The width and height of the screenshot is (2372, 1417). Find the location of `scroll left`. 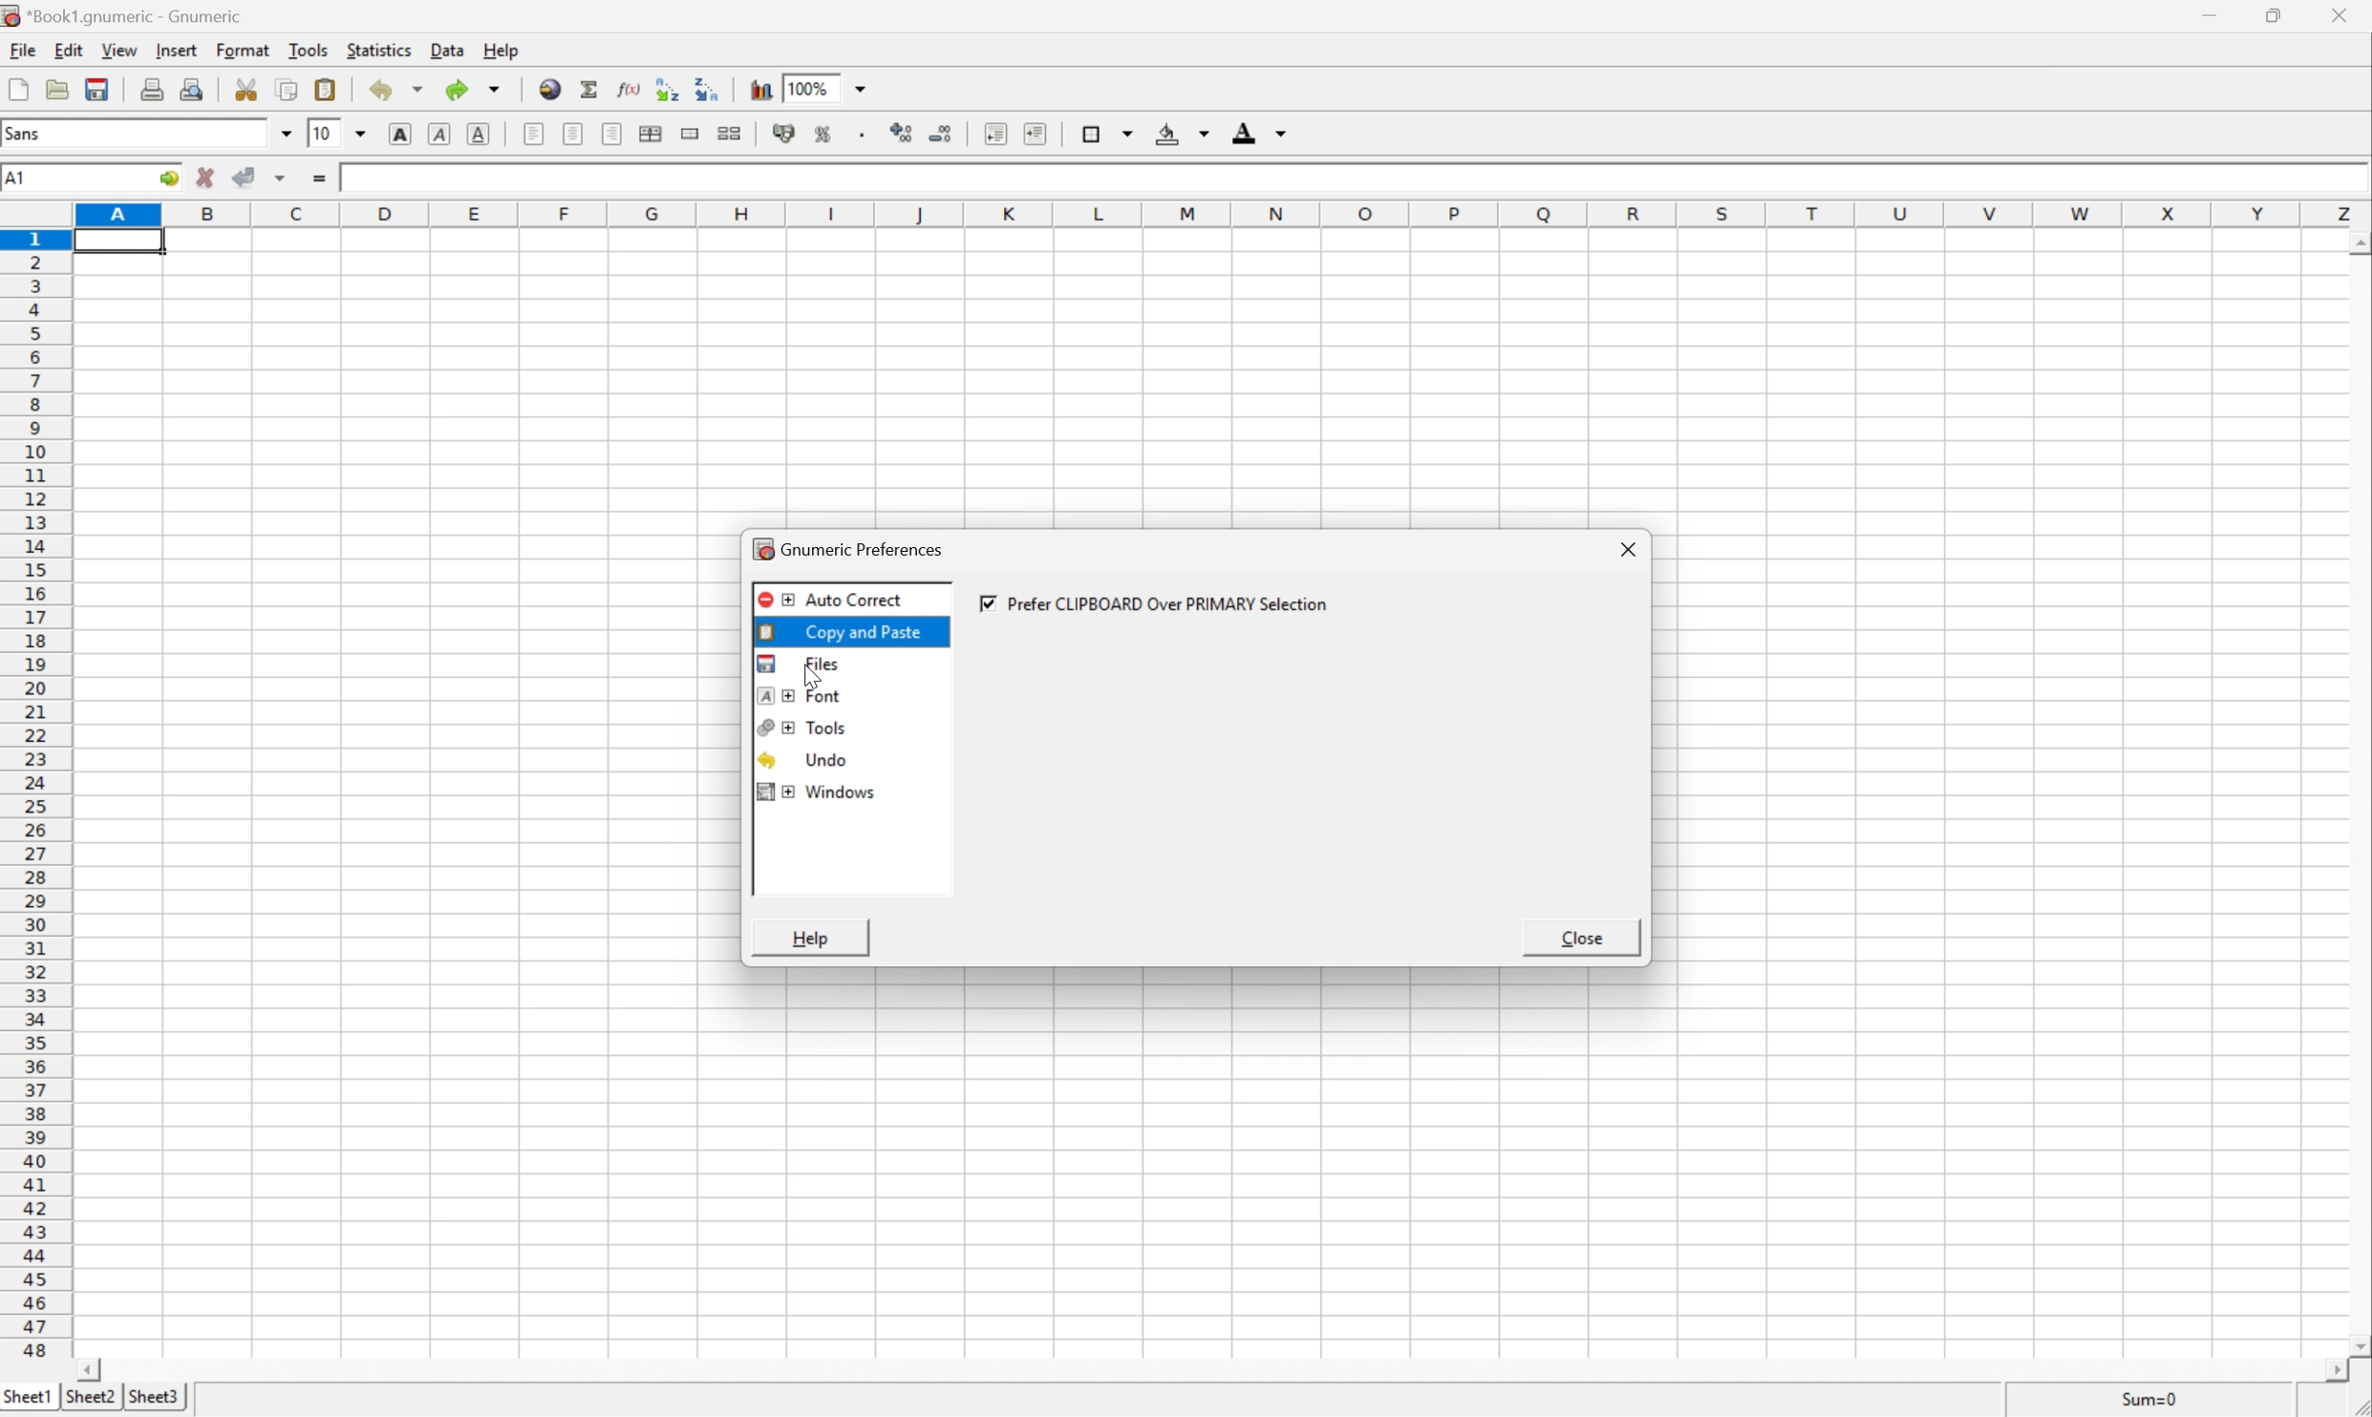

scroll left is located at coordinates (115, 1371).